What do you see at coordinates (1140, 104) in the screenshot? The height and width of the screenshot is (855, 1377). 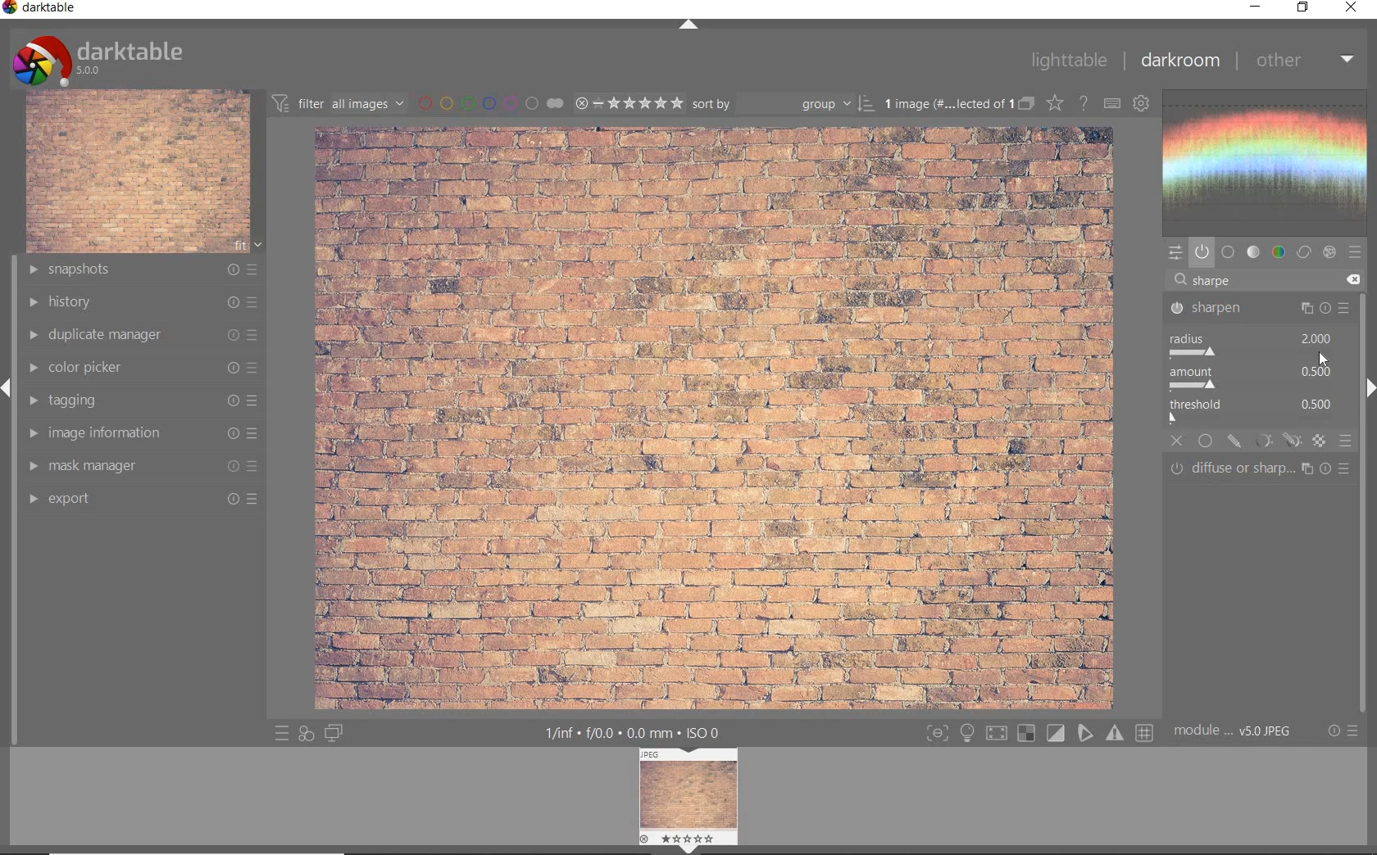 I see `show global preference` at bounding box center [1140, 104].